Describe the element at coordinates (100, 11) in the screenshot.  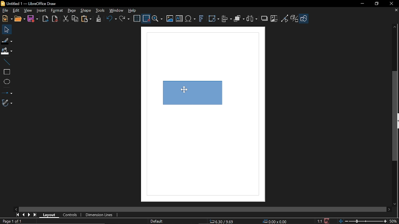
I see `Tools` at that location.